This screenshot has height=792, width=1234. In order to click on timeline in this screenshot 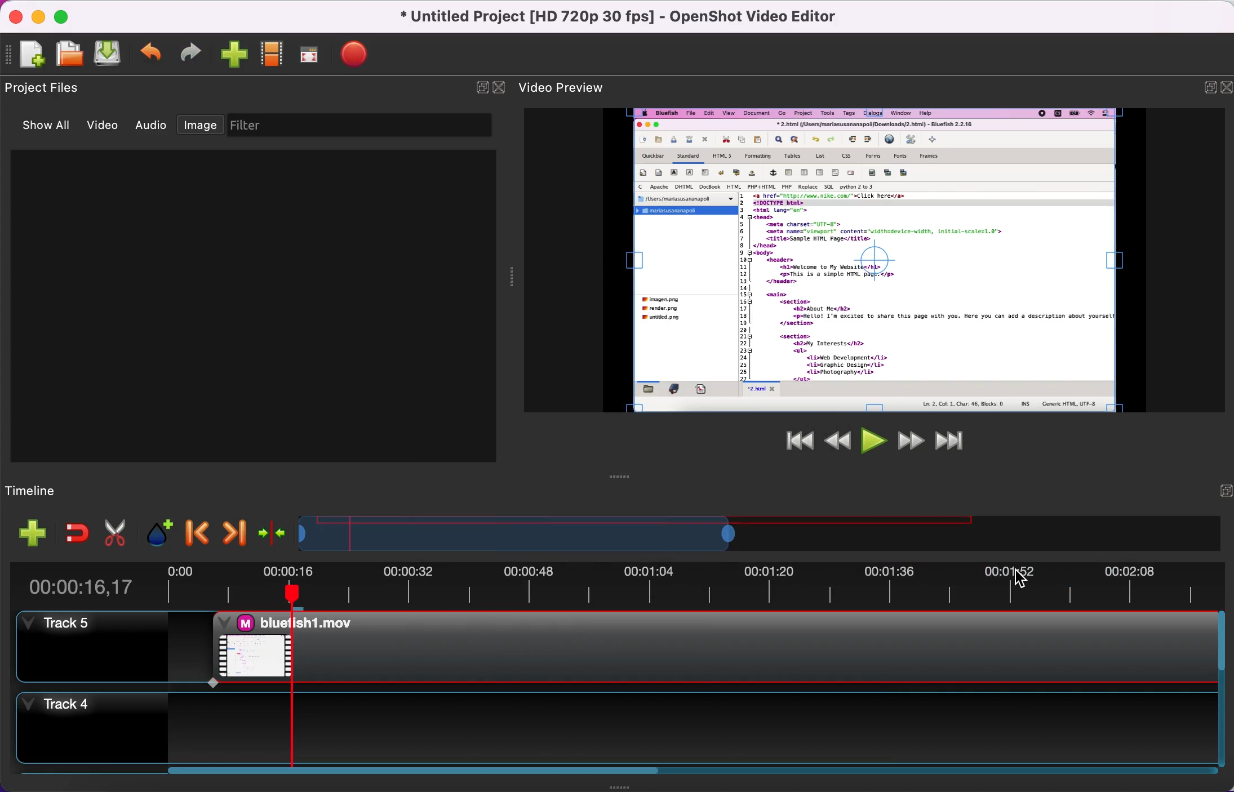, I will do `click(64, 488)`.